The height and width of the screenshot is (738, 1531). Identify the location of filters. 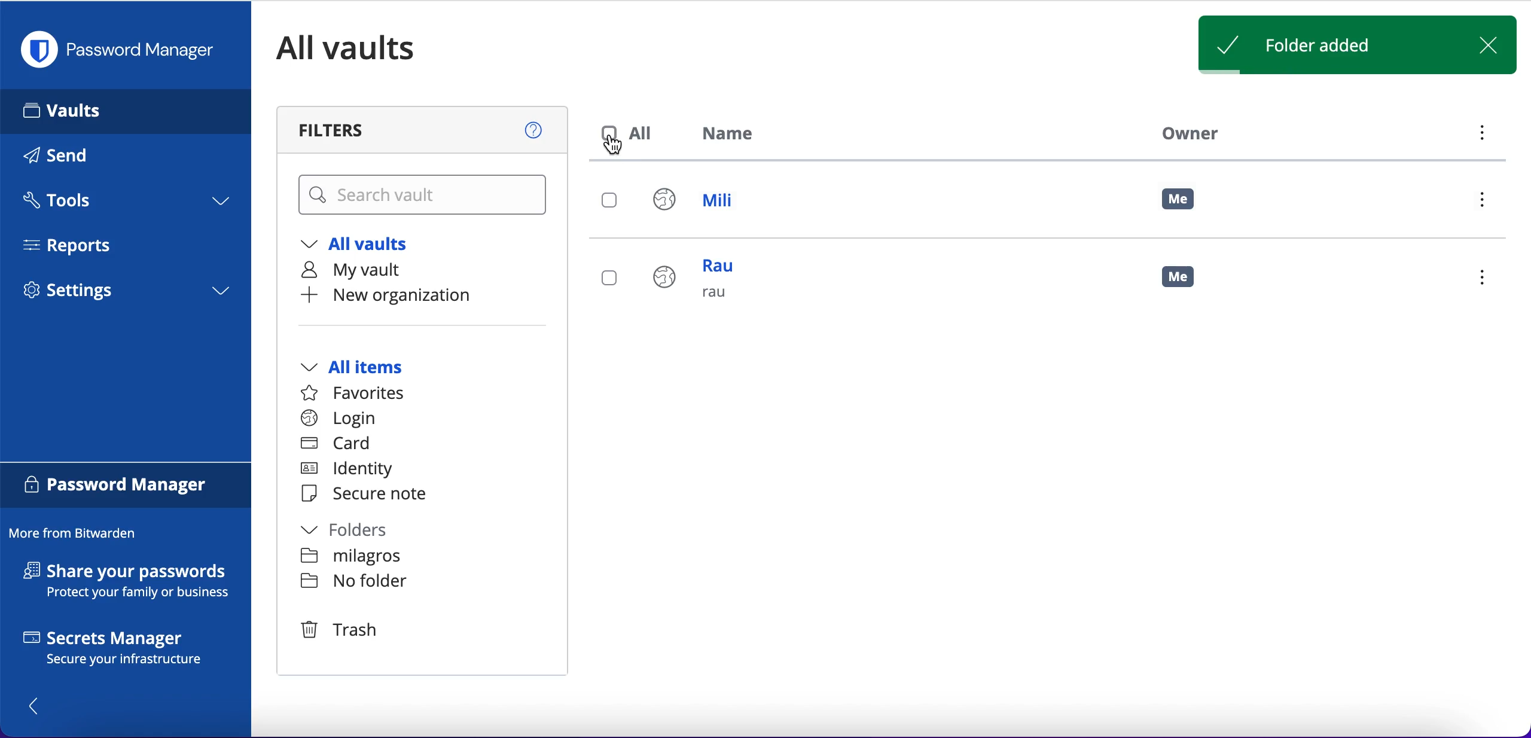
(425, 130).